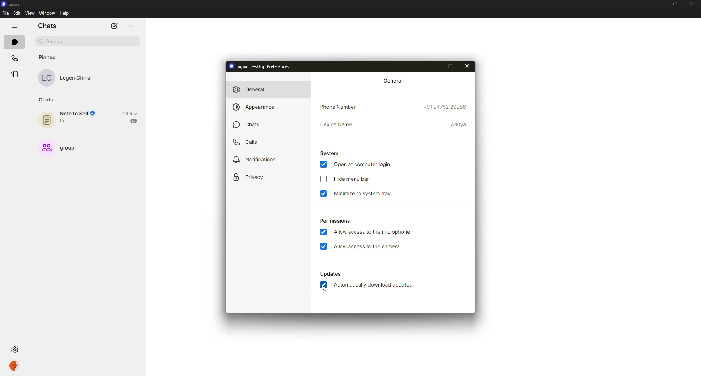 The image size is (701, 376). Describe the element at coordinates (65, 13) in the screenshot. I see `help` at that location.